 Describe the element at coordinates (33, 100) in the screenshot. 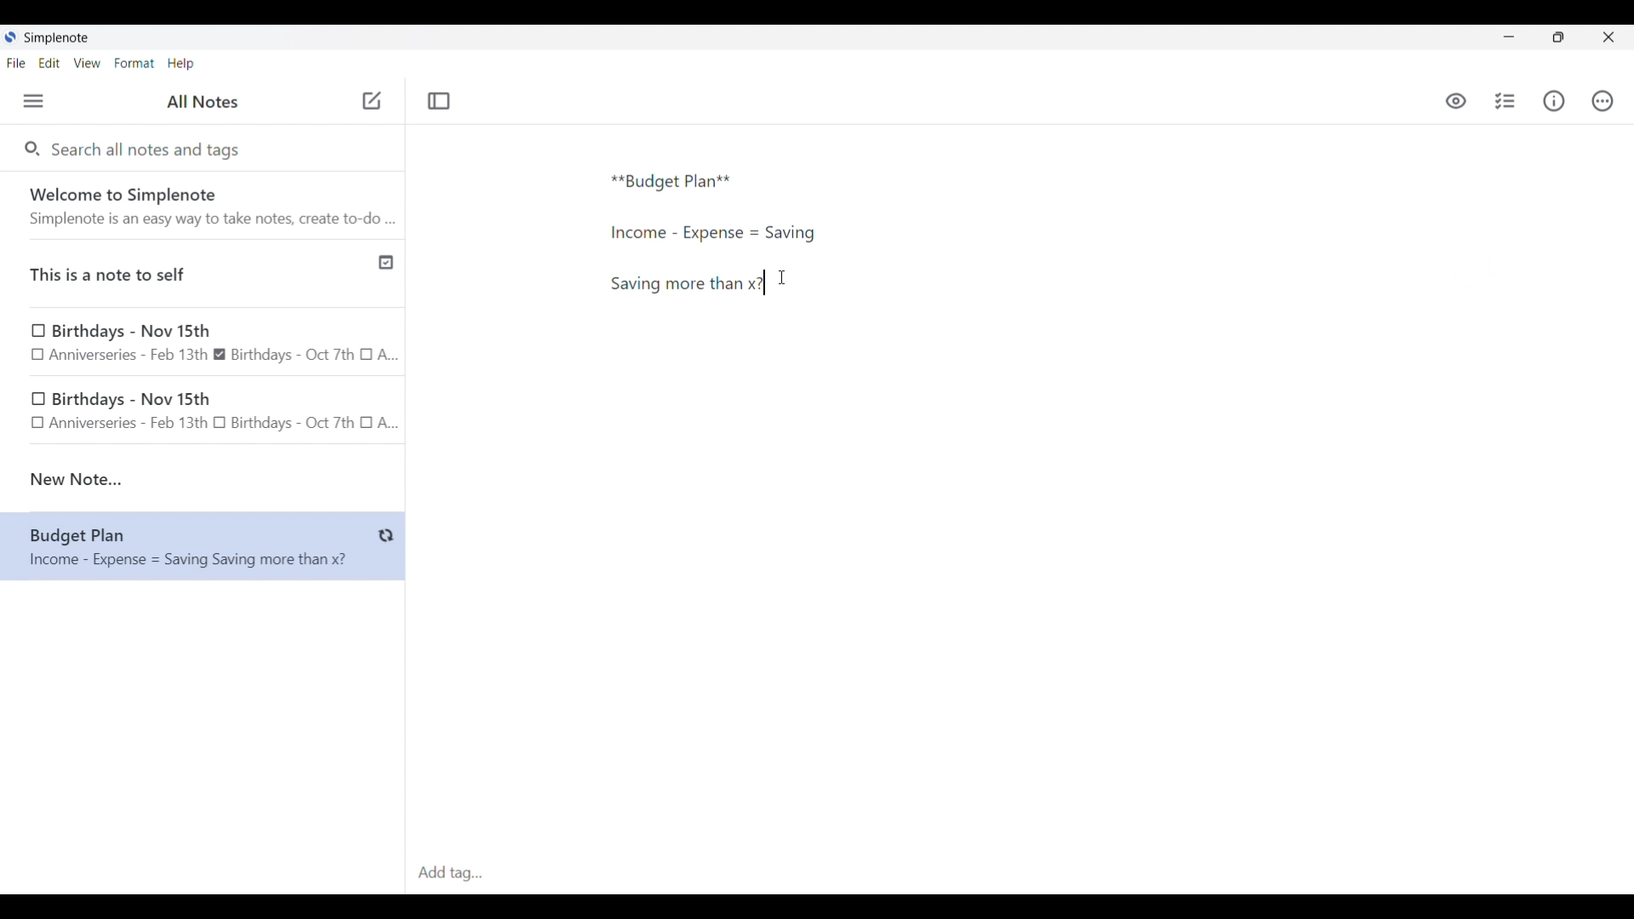

I see `Menu` at that location.